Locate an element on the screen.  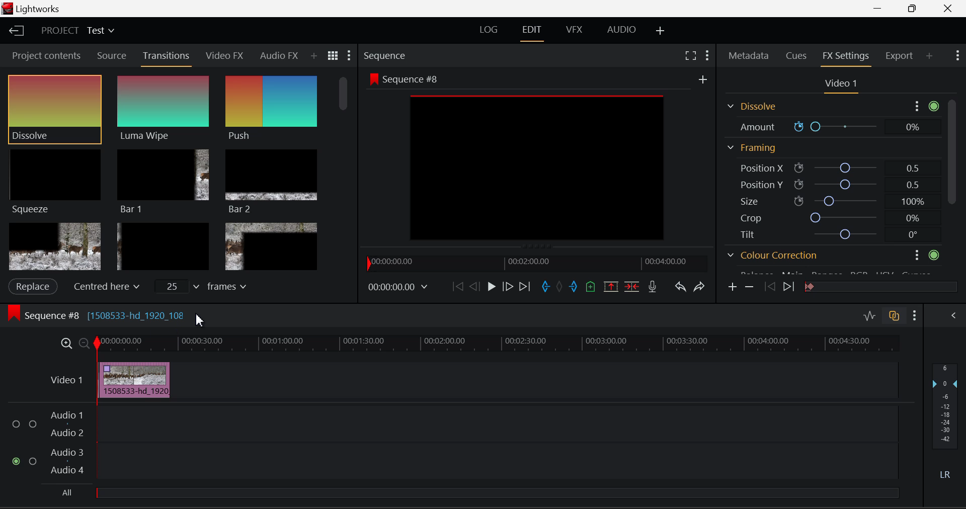
Cursor is located at coordinates (74, 108).